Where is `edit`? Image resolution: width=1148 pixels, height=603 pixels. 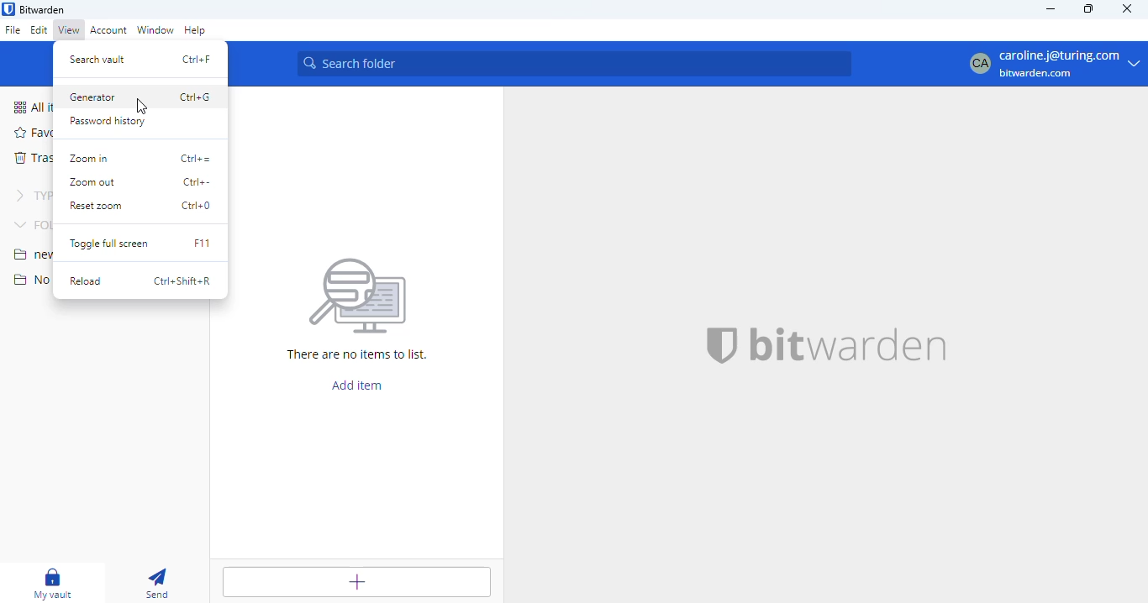
edit is located at coordinates (39, 29).